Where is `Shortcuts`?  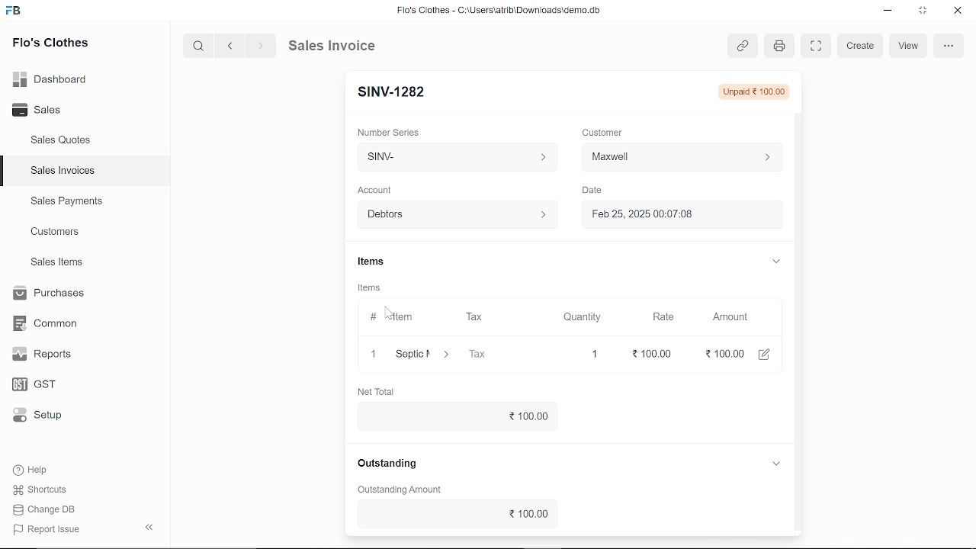
Shortcuts is located at coordinates (41, 490).